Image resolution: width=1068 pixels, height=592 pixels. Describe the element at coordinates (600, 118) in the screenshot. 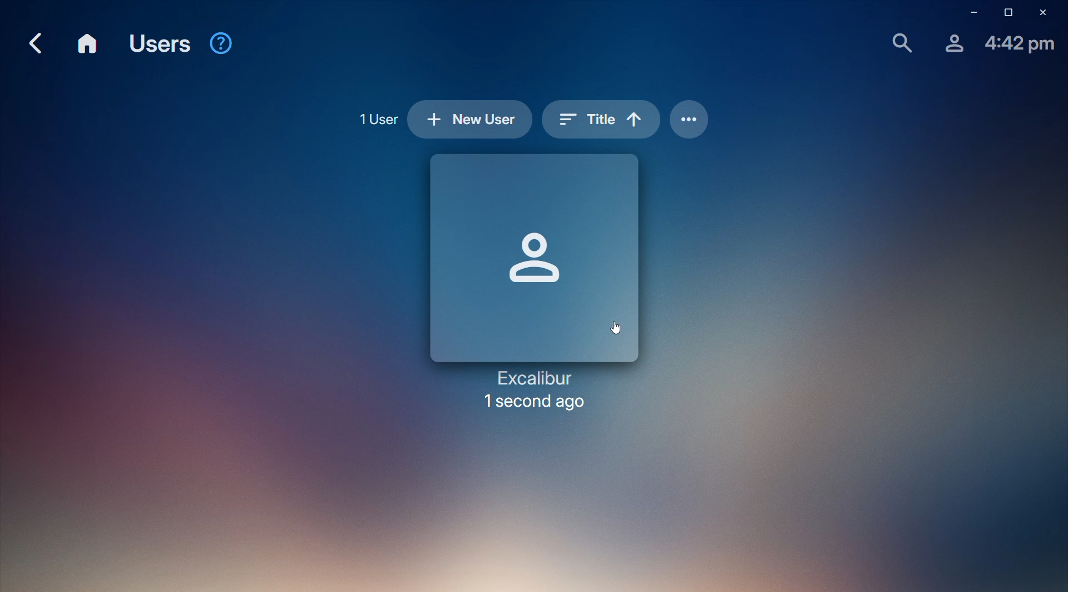

I see `Filter by` at that location.